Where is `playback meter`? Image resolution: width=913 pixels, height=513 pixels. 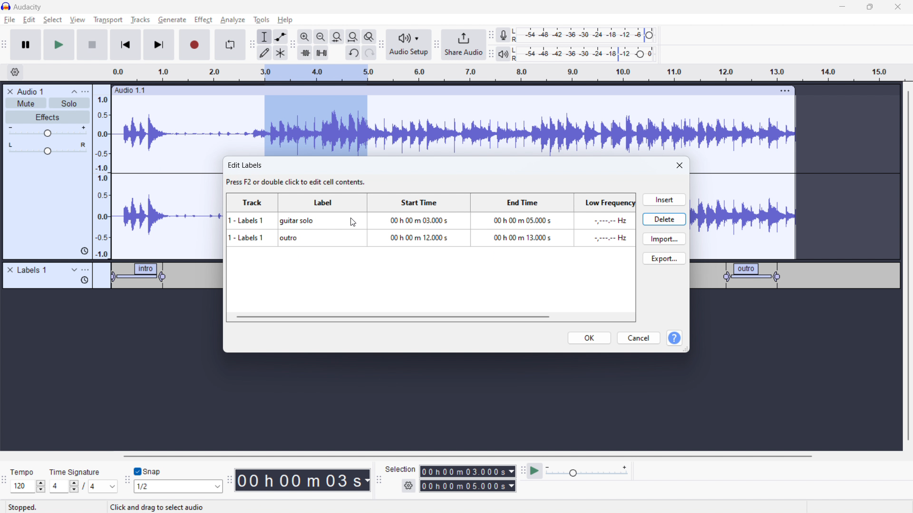 playback meter is located at coordinates (503, 55).